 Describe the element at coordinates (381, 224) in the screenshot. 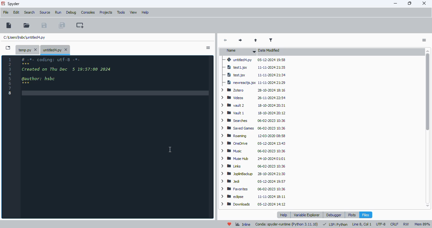

I see `UTF-8` at that location.